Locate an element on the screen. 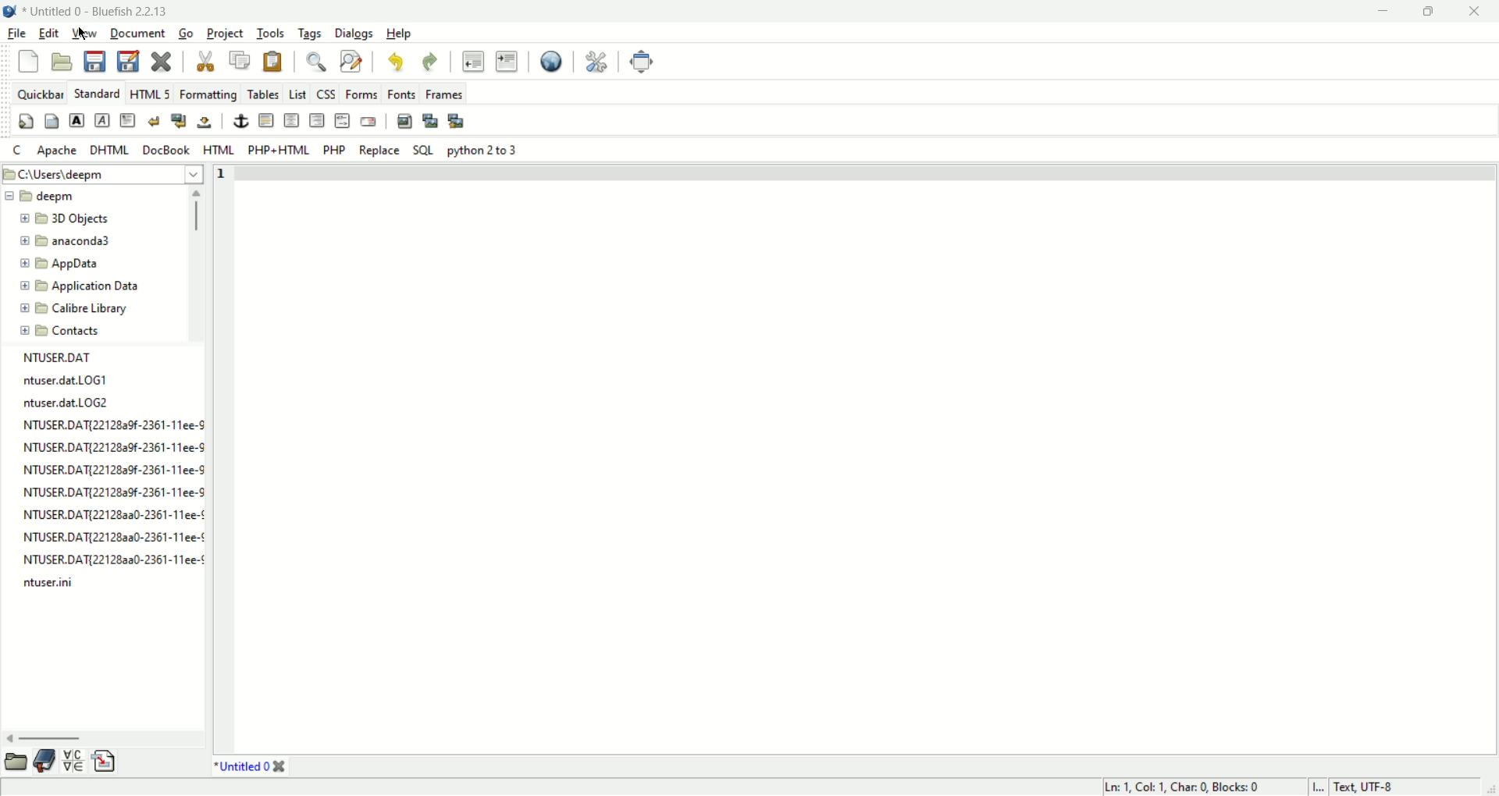 The image size is (1499, 796). fonts is located at coordinates (401, 94).